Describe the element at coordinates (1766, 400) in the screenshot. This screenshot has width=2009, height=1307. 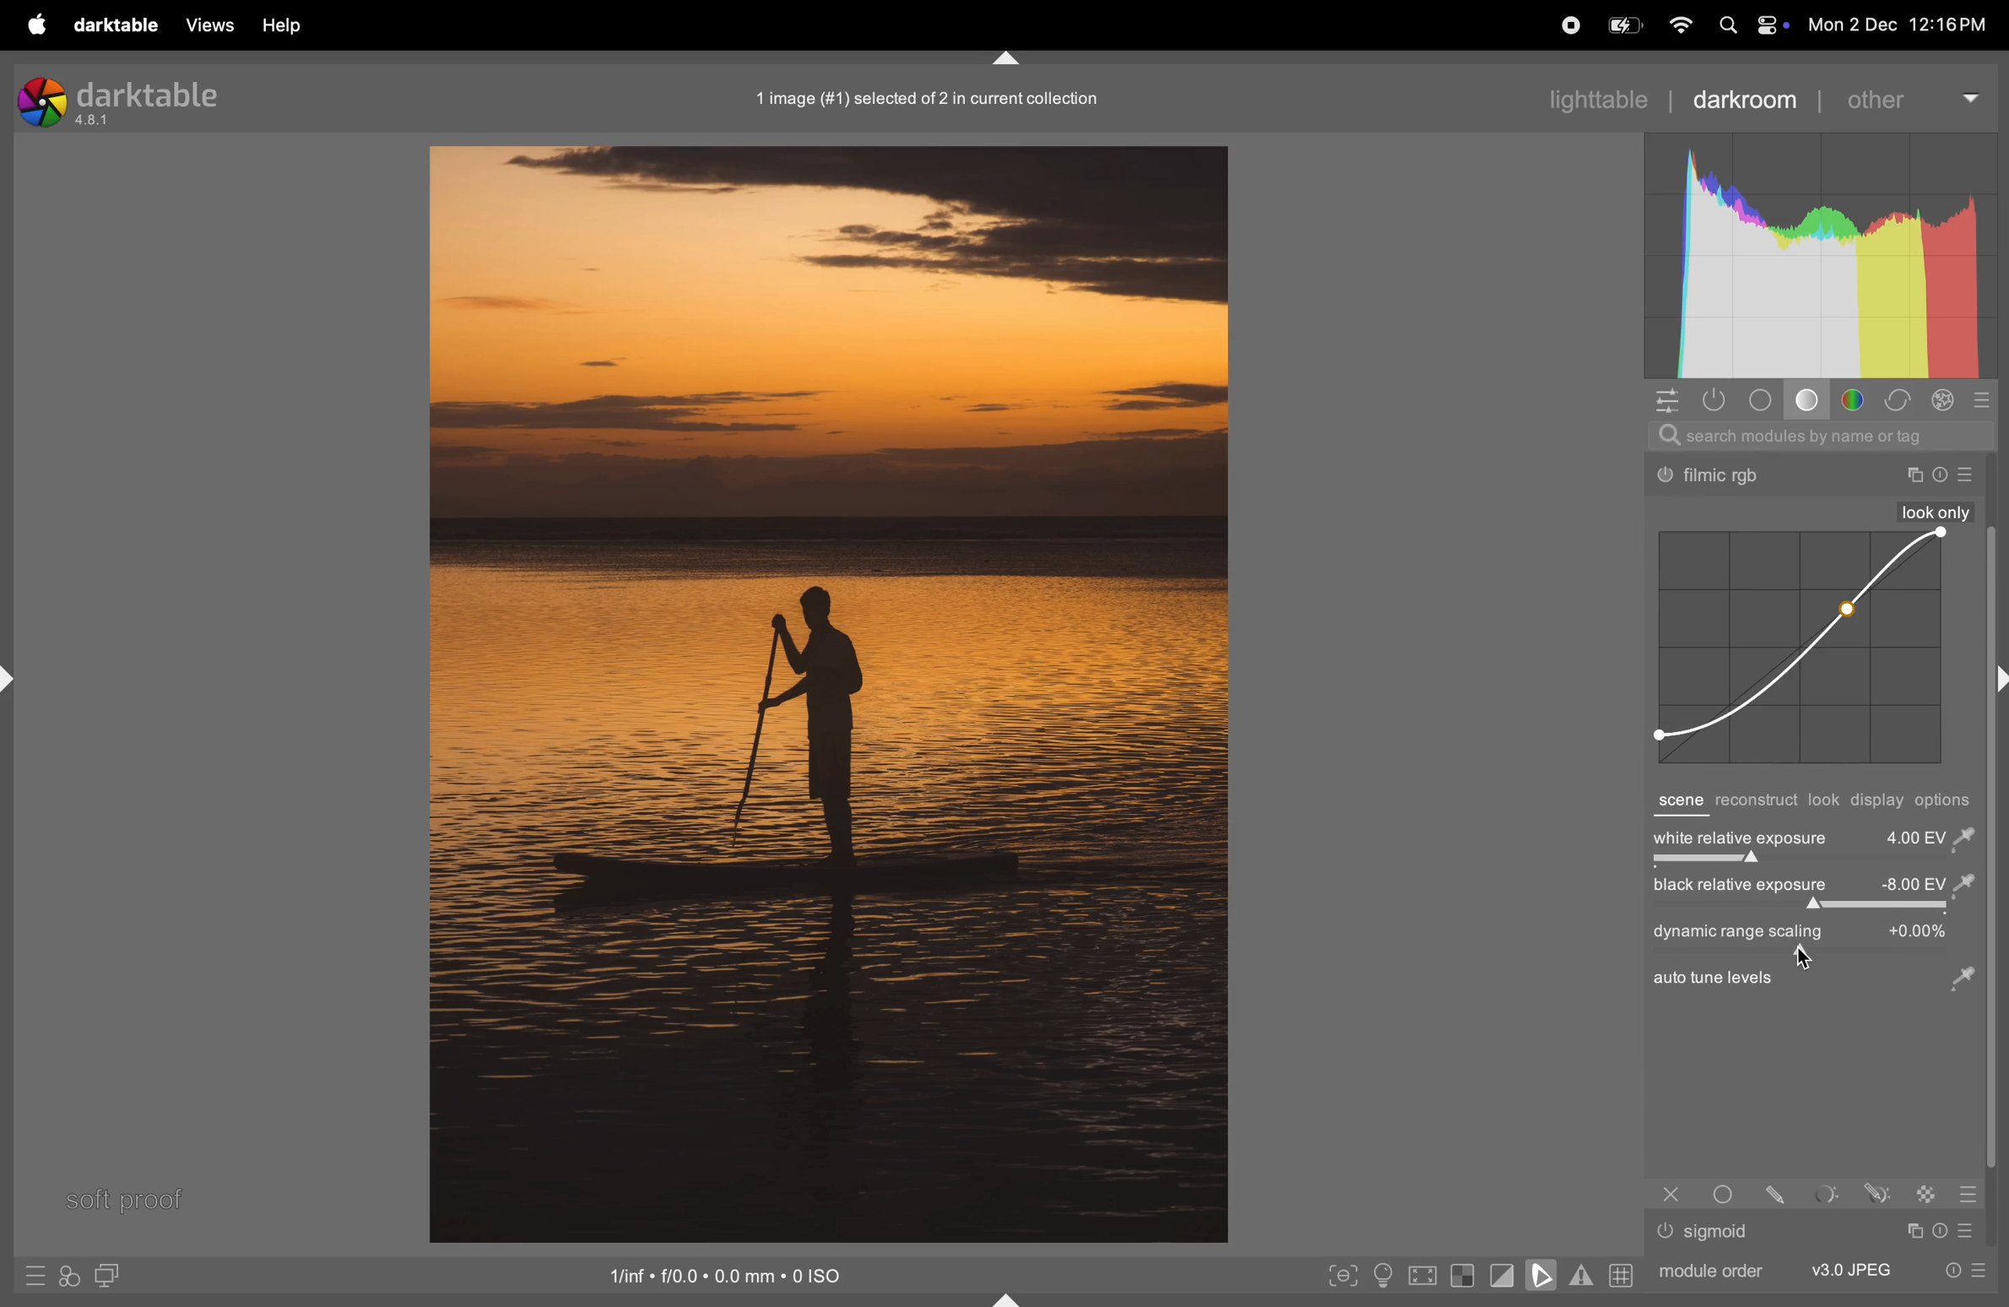
I see `tone ` at that location.